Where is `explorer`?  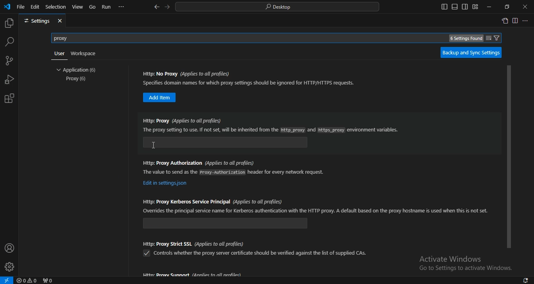
explorer is located at coordinates (9, 23).